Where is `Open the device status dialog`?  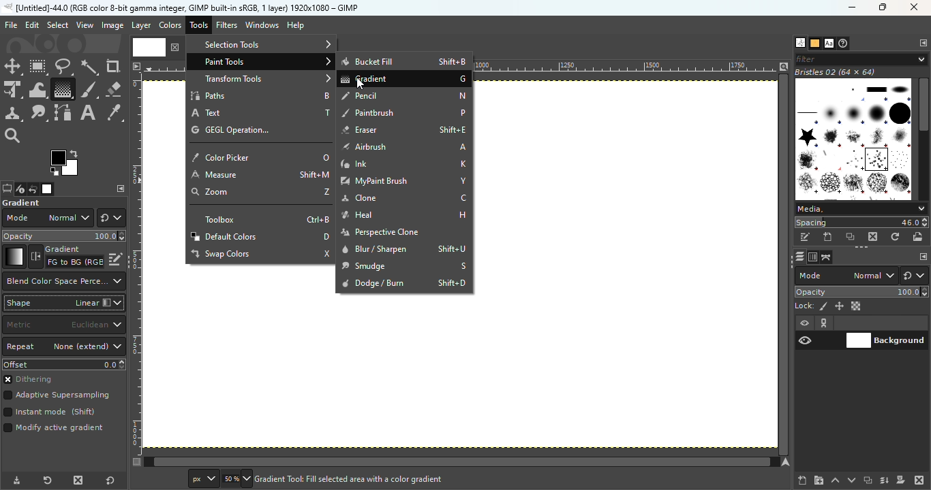 Open the device status dialog is located at coordinates (19, 190).